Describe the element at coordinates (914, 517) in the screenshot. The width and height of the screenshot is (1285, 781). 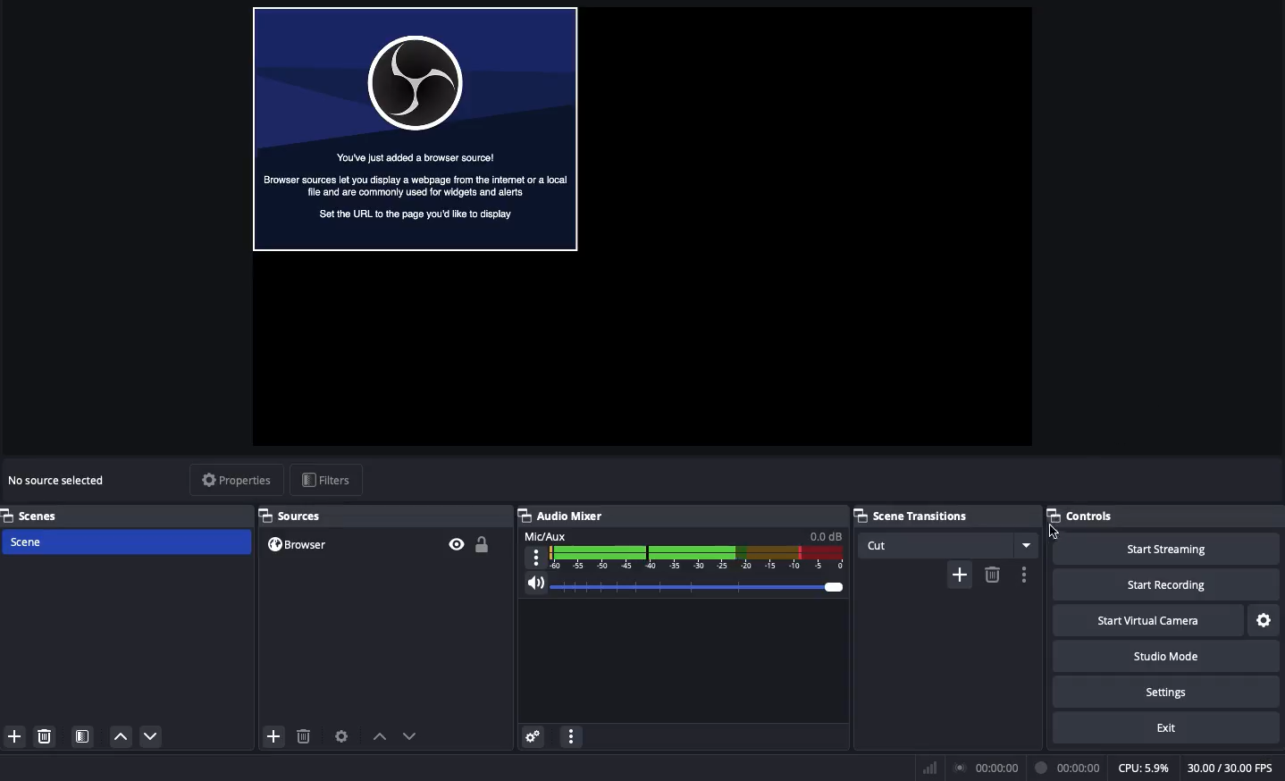
I see `Scene transitions` at that location.